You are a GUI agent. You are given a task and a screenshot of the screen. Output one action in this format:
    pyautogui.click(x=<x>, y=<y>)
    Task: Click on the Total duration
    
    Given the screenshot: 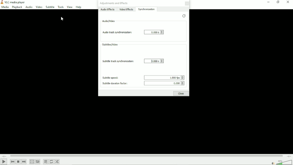 What is the action you would take?
    pyautogui.click(x=289, y=156)
    